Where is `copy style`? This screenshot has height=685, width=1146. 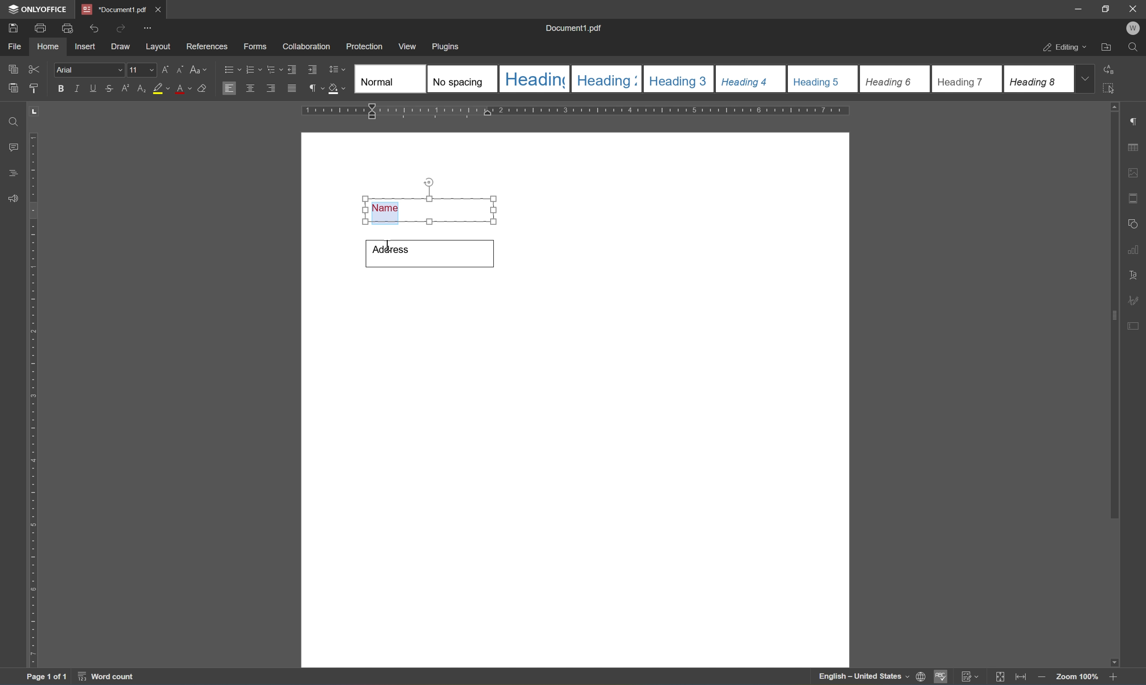
copy style is located at coordinates (34, 88).